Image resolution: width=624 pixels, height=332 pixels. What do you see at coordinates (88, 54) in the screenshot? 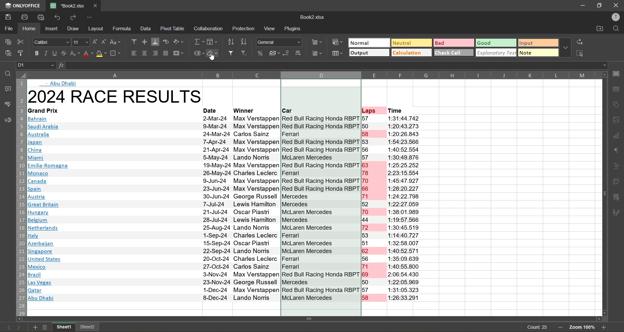
I see `font color` at bounding box center [88, 54].